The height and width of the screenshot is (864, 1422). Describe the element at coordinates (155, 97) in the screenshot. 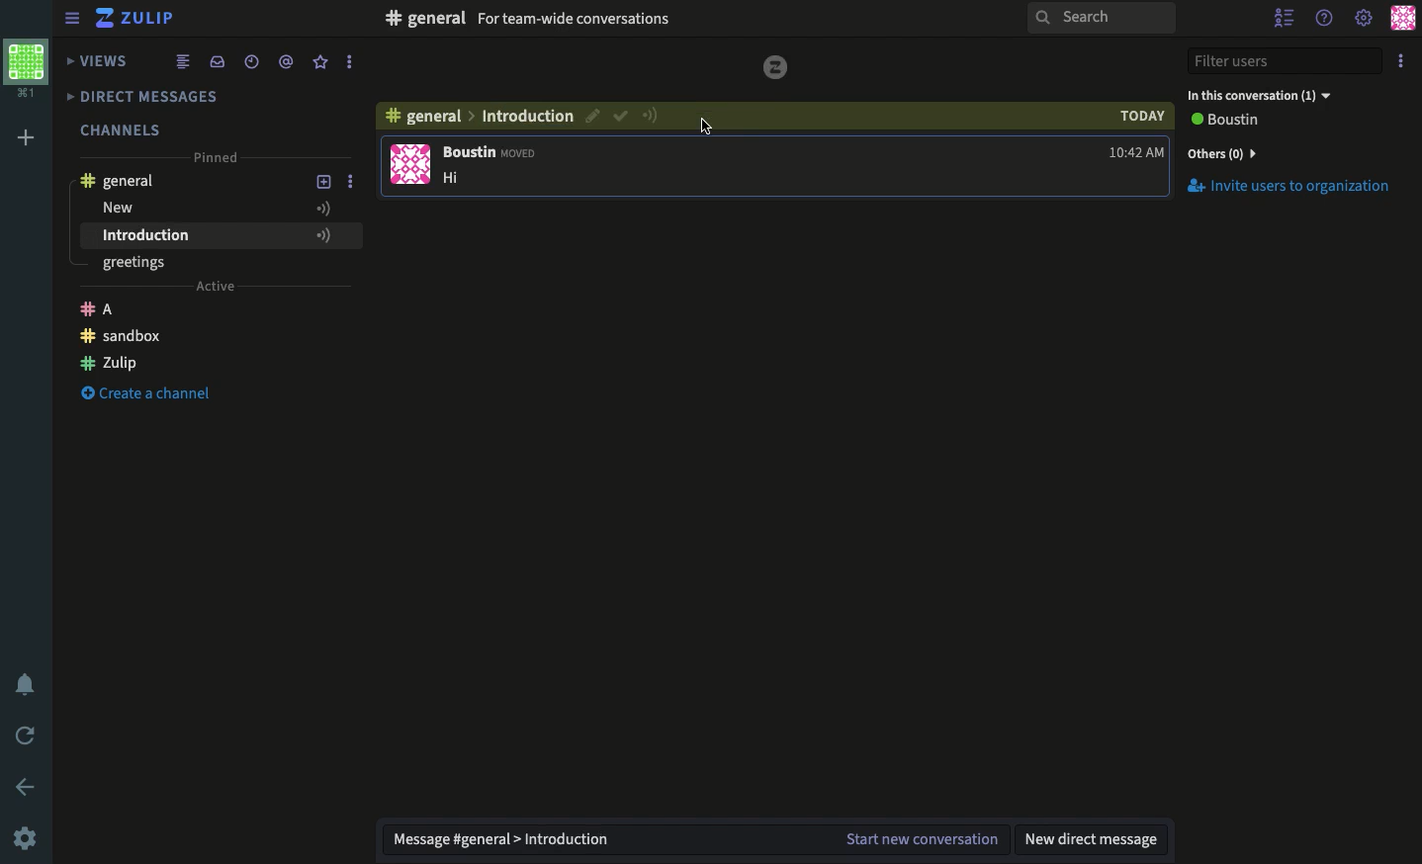

I see `DMs` at that location.